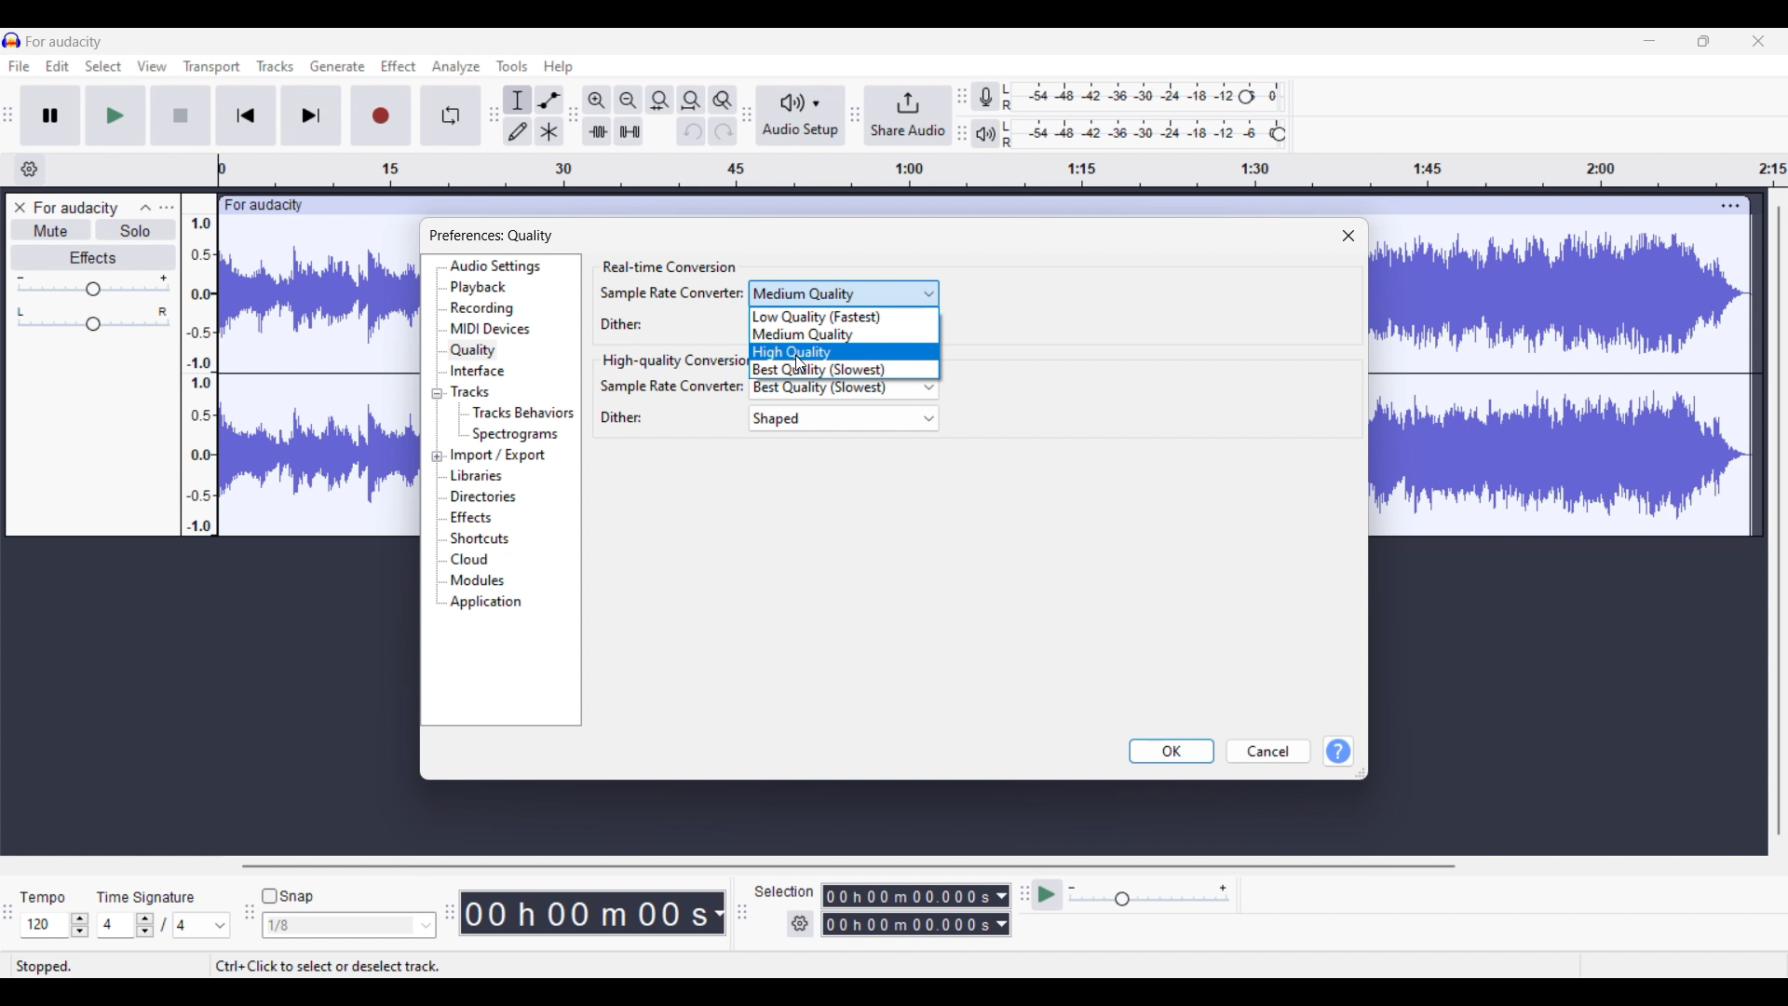  What do you see at coordinates (74, 210) in the screenshot?
I see `Project name` at bounding box center [74, 210].